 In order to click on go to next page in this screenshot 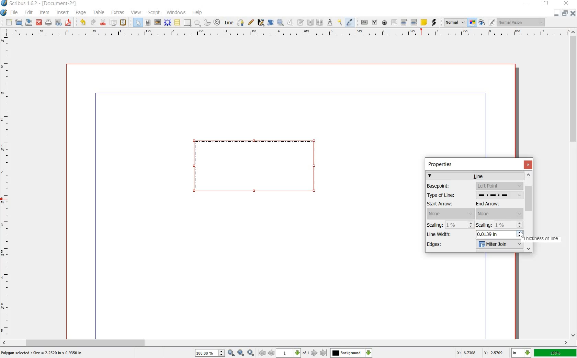, I will do `click(315, 353)`.